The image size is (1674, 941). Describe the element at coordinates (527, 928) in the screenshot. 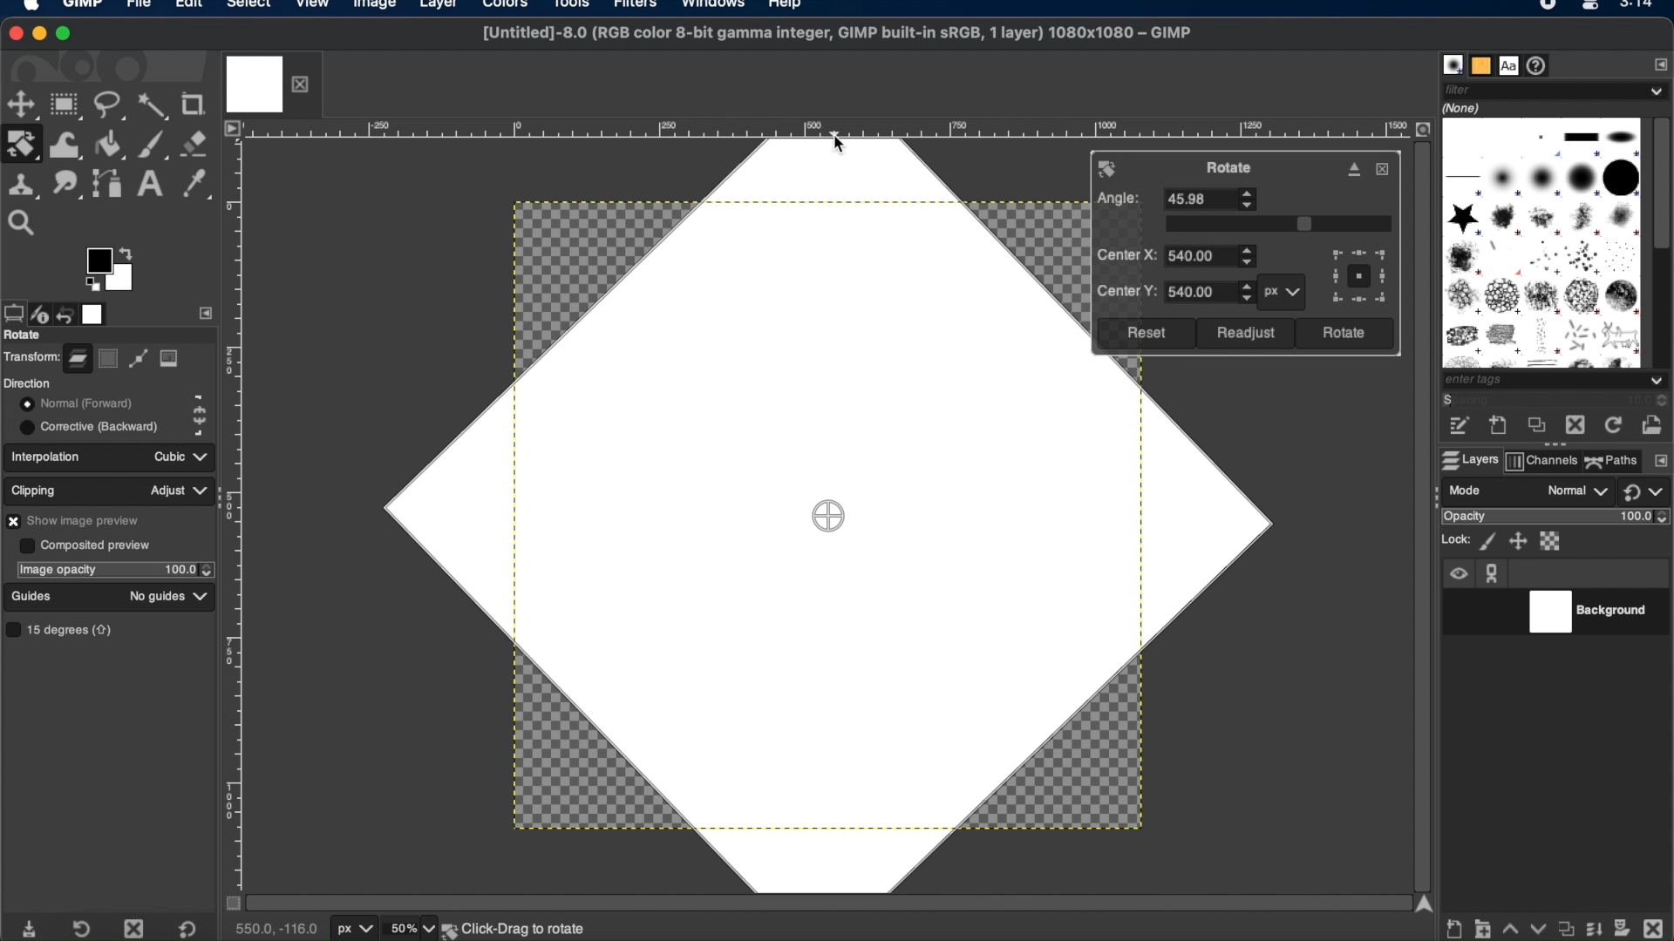

I see `background` at that location.